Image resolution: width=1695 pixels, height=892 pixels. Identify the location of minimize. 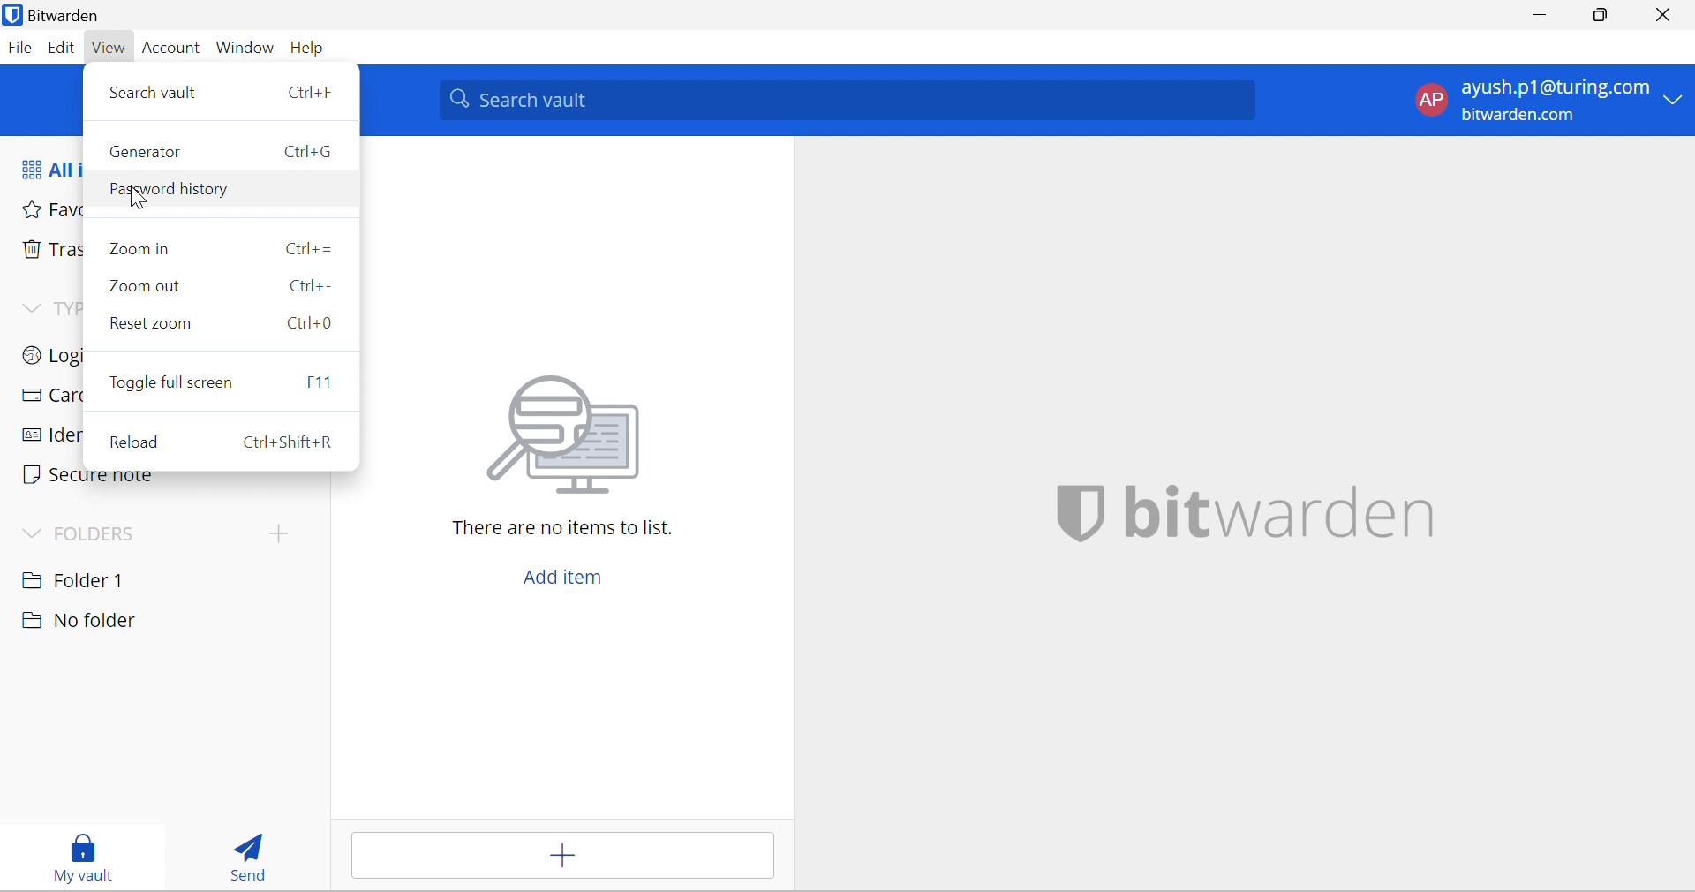
(1542, 16).